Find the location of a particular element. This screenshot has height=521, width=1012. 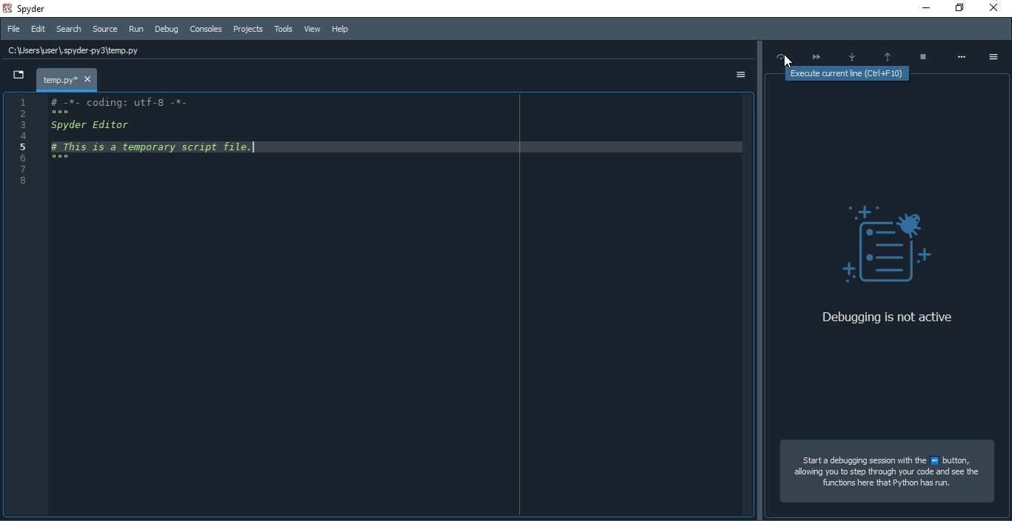

Start a debugging session with the # button,
allowing you to step through your code and see the
functions here that Python has run. is located at coordinates (886, 472).